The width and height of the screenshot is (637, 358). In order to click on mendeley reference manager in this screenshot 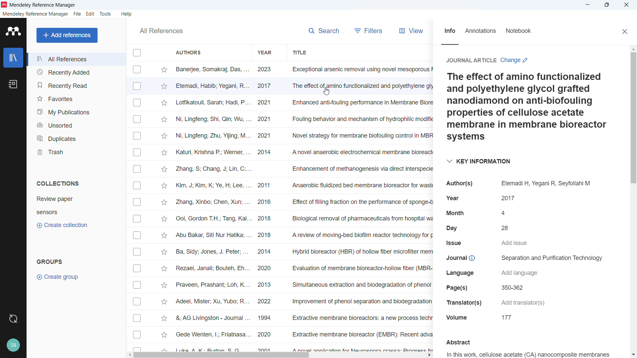, I will do `click(43, 5)`.